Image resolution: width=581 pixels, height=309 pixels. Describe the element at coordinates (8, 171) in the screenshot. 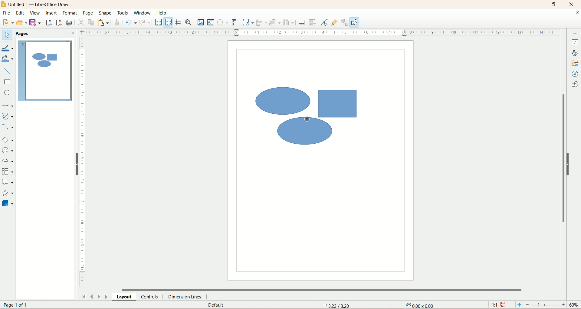

I see `flowchart` at that location.